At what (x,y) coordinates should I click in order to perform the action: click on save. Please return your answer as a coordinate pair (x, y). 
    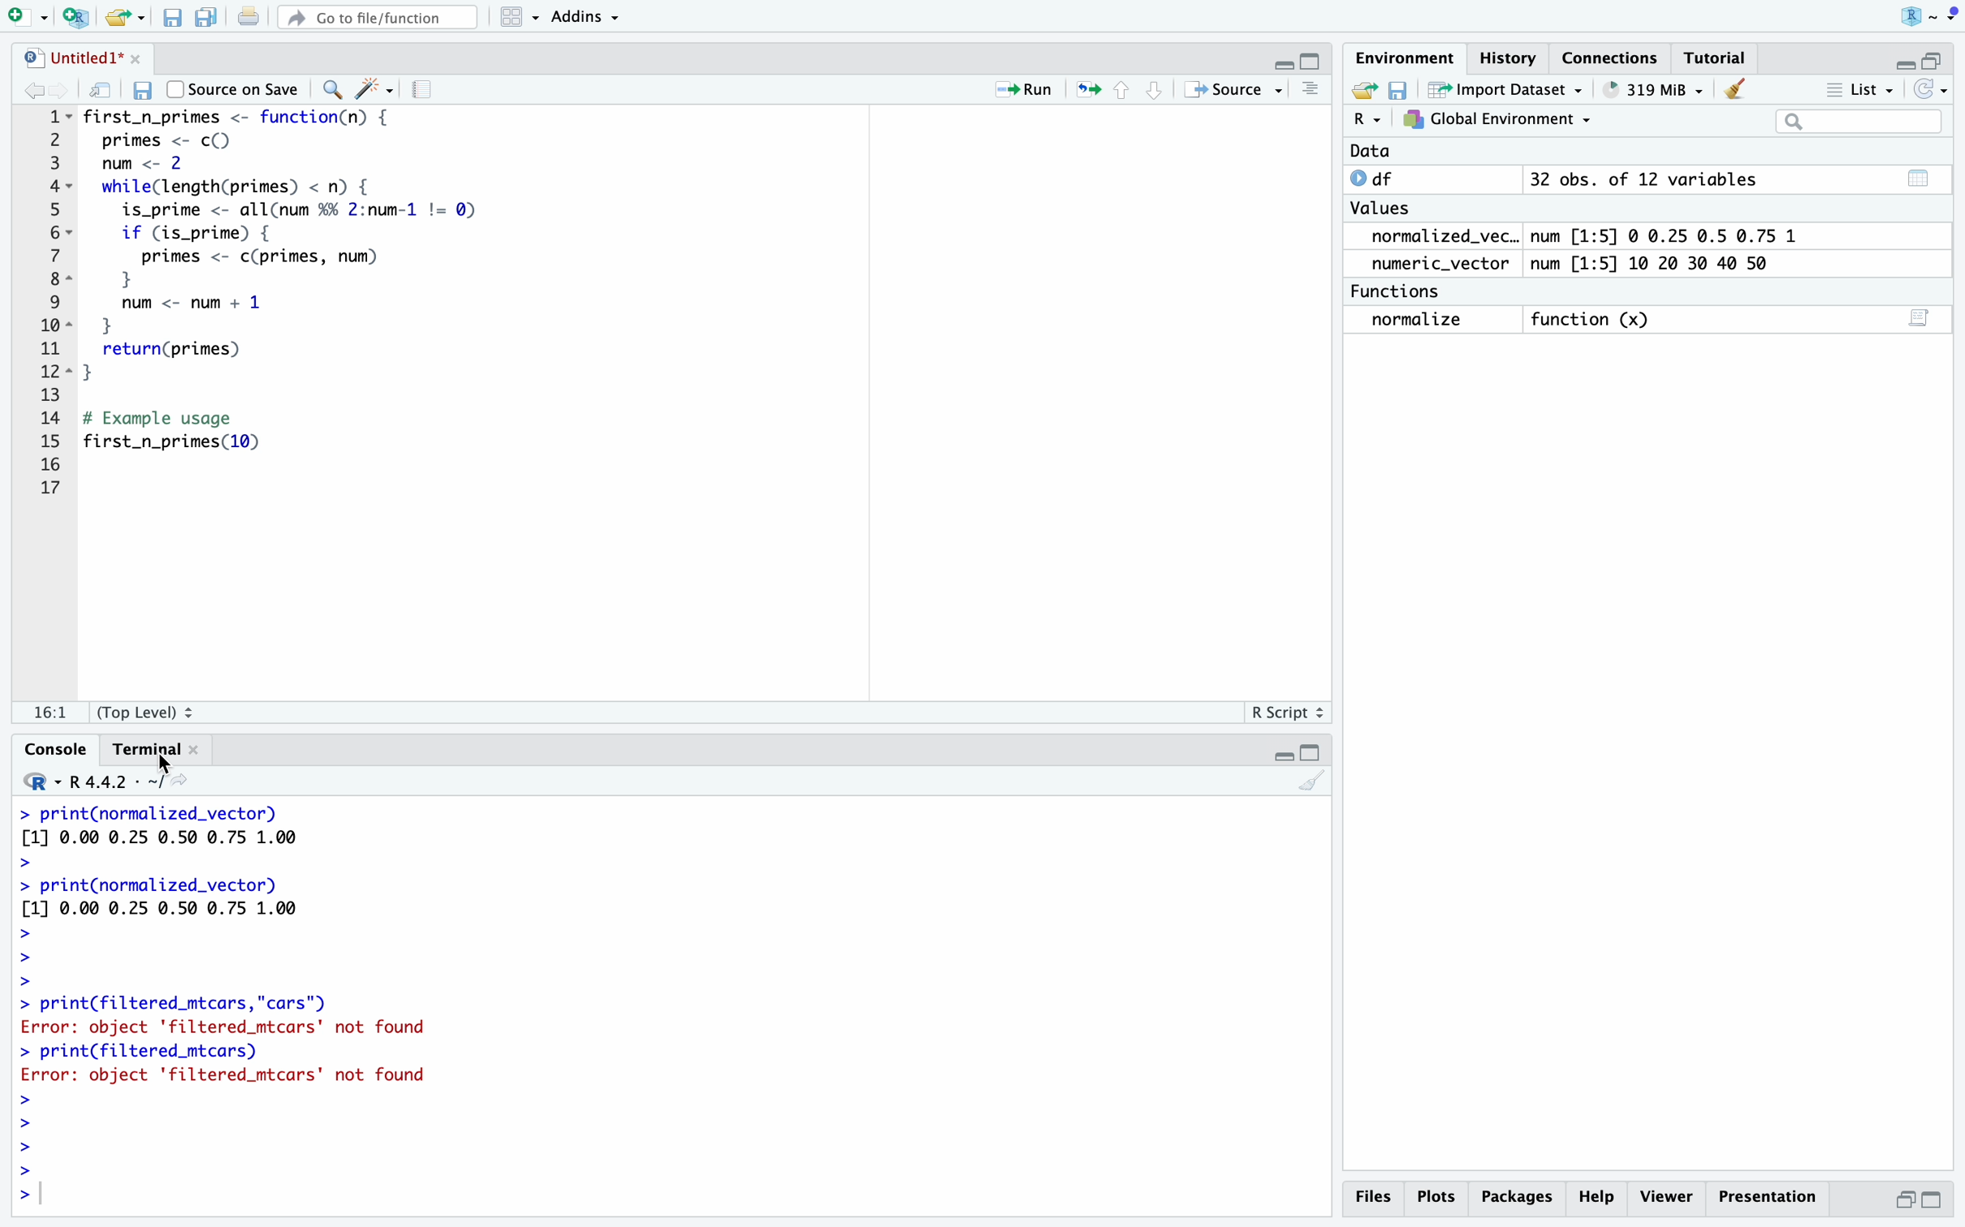
    Looking at the image, I should click on (1401, 87).